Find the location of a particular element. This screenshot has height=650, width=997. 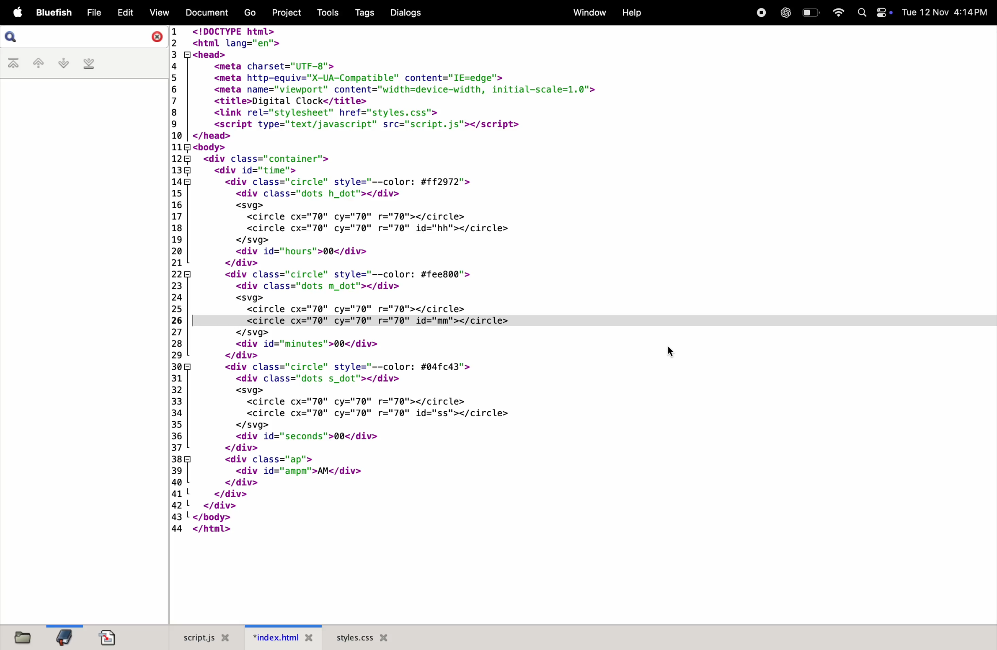

projects is located at coordinates (285, 12).